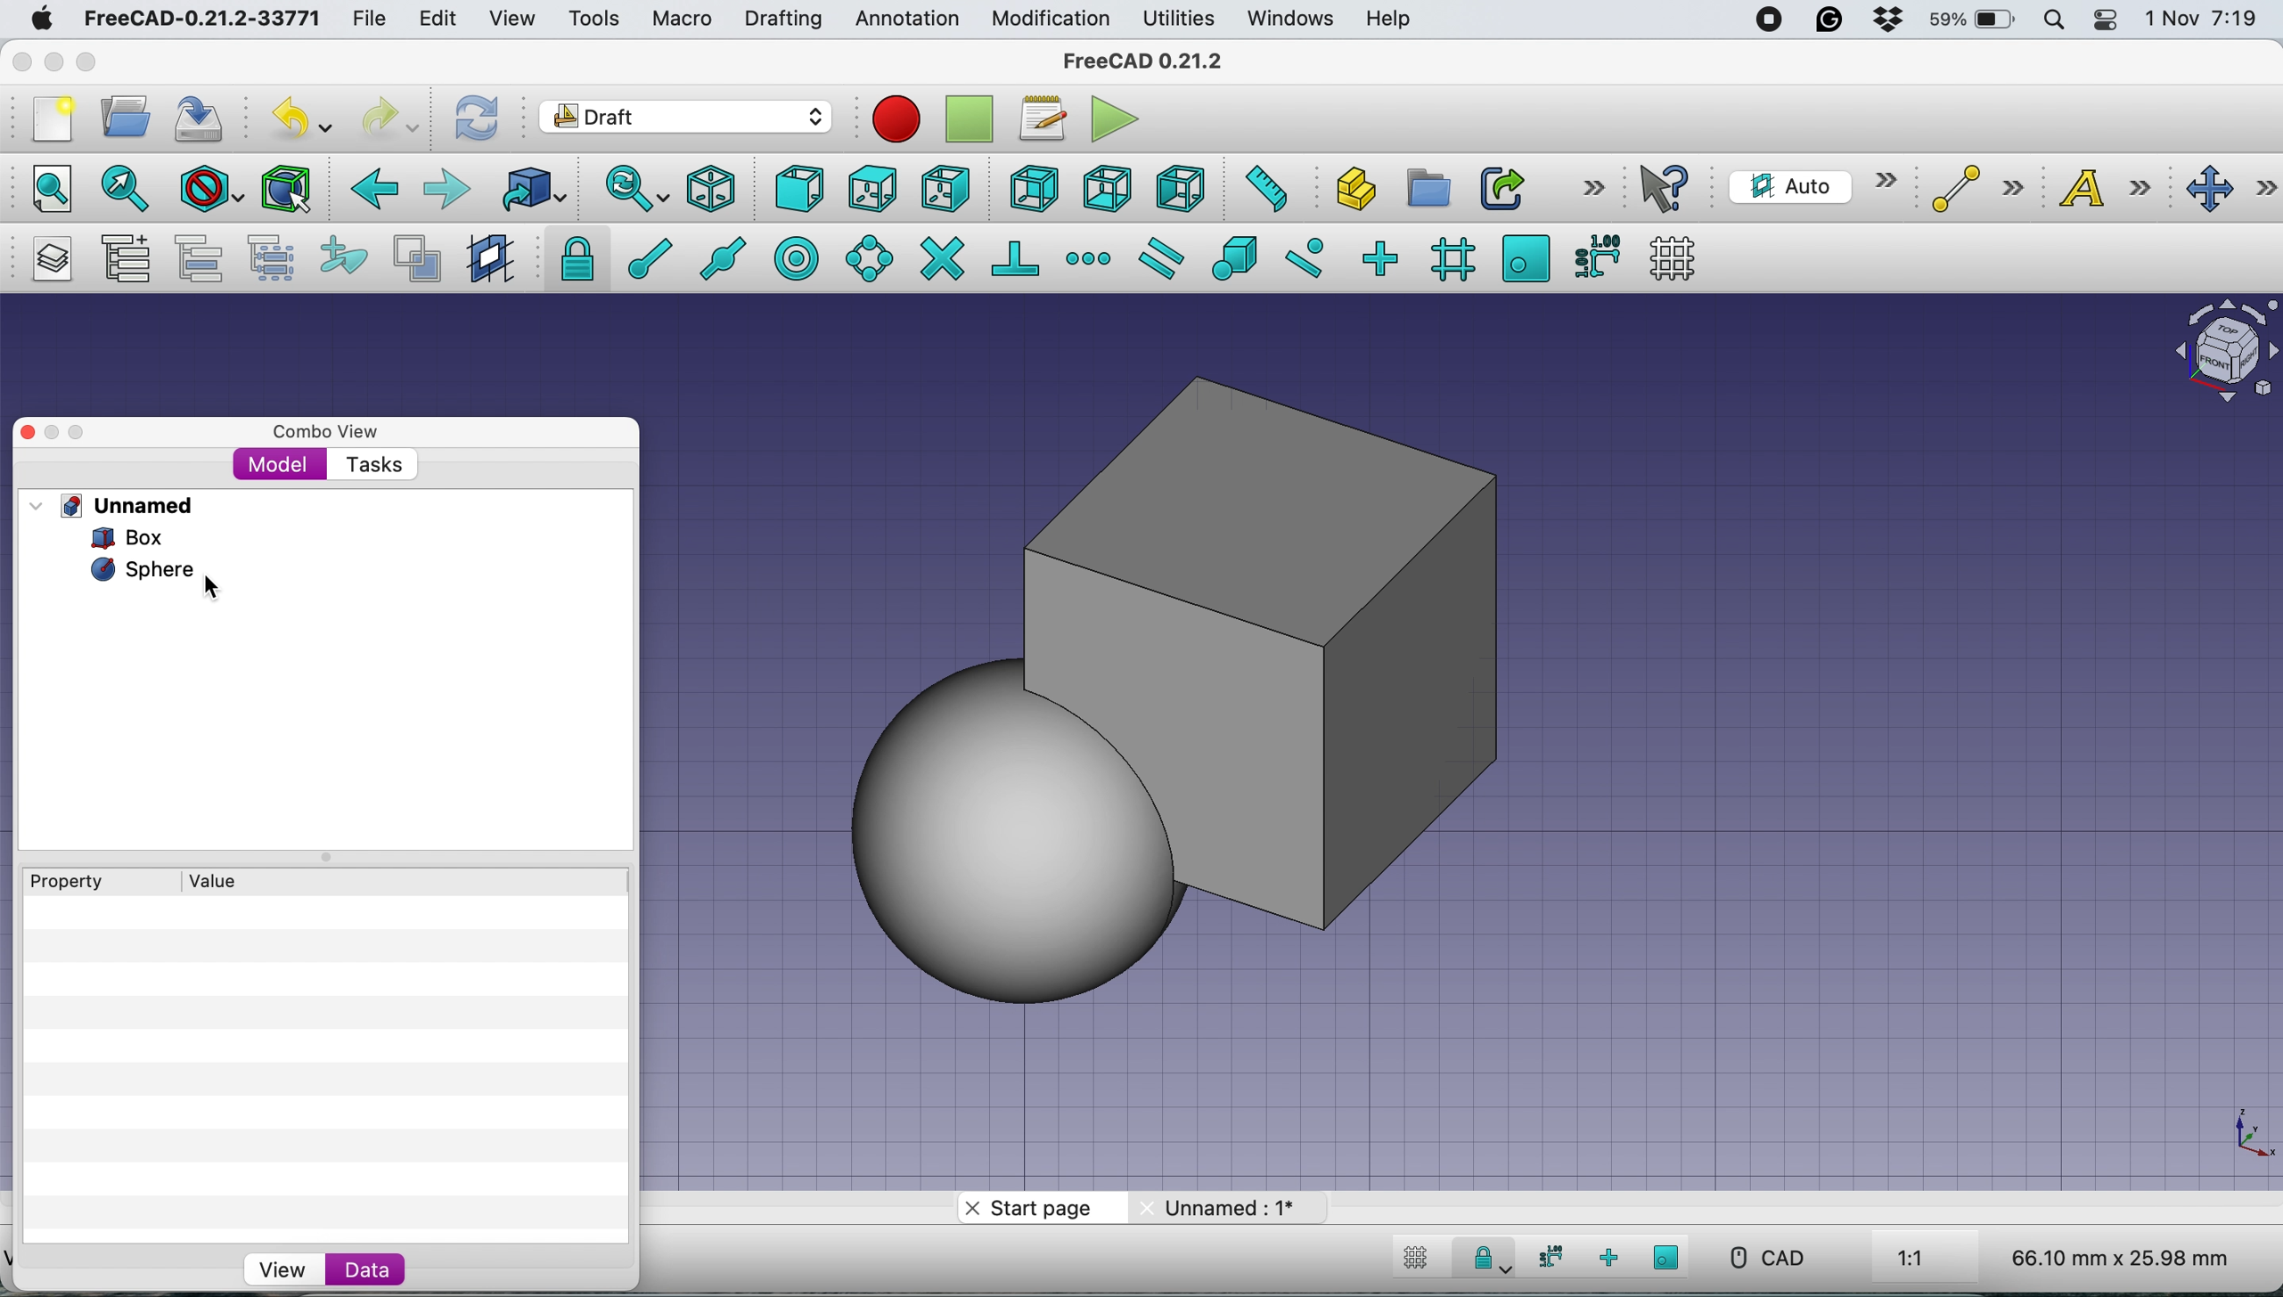  What do you see at coordinates (687, 119) in the screenshot?
I see `workbench` at bounding box center [687, 119].